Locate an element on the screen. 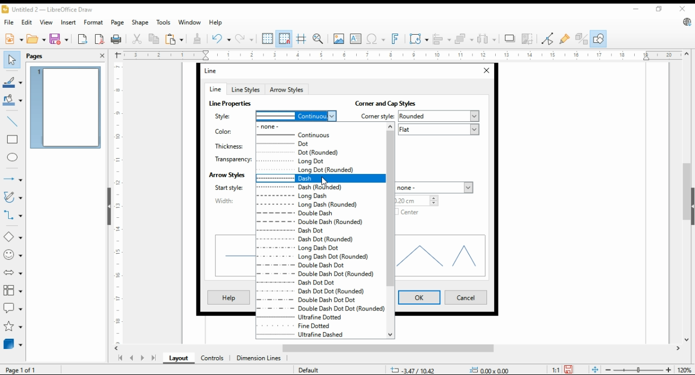 This screenshot has height=375, width=695. simple shapes is located at coordinates (14, 236).